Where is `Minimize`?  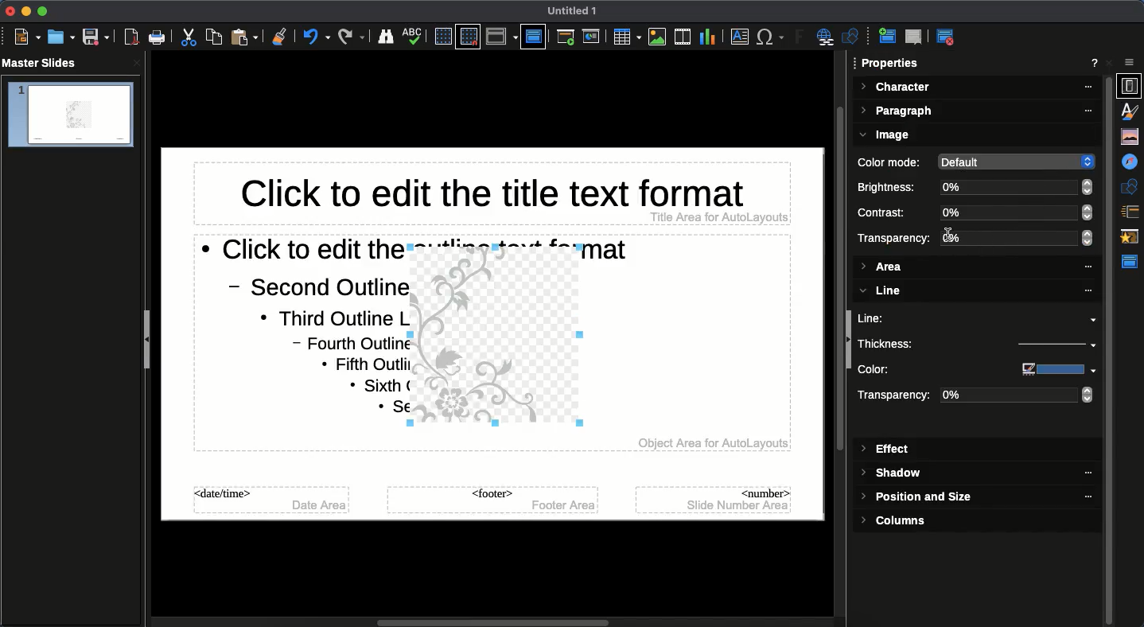 Minimize is located at coordinates (24, 11).